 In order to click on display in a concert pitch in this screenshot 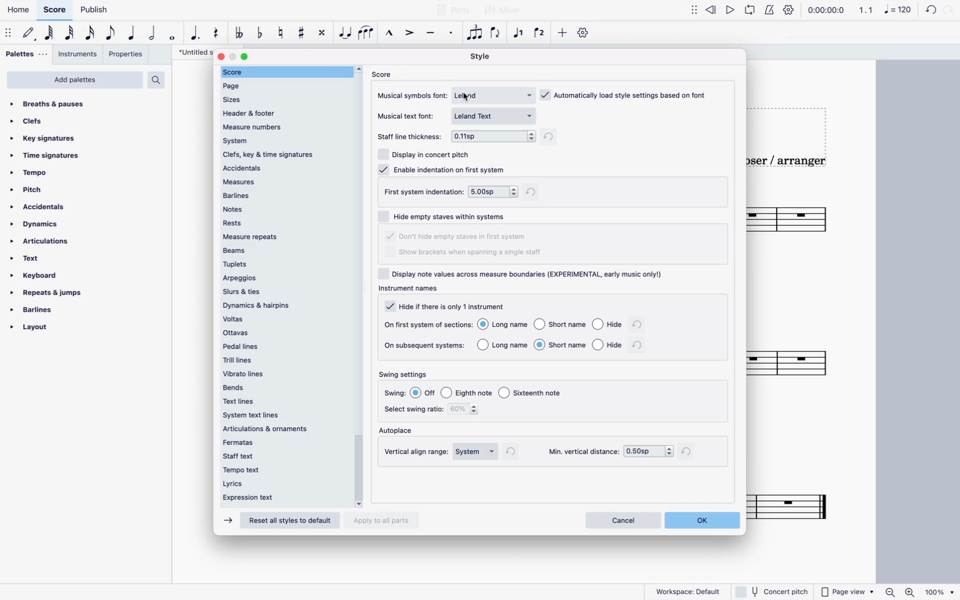, I will do `click(425, 153)`.